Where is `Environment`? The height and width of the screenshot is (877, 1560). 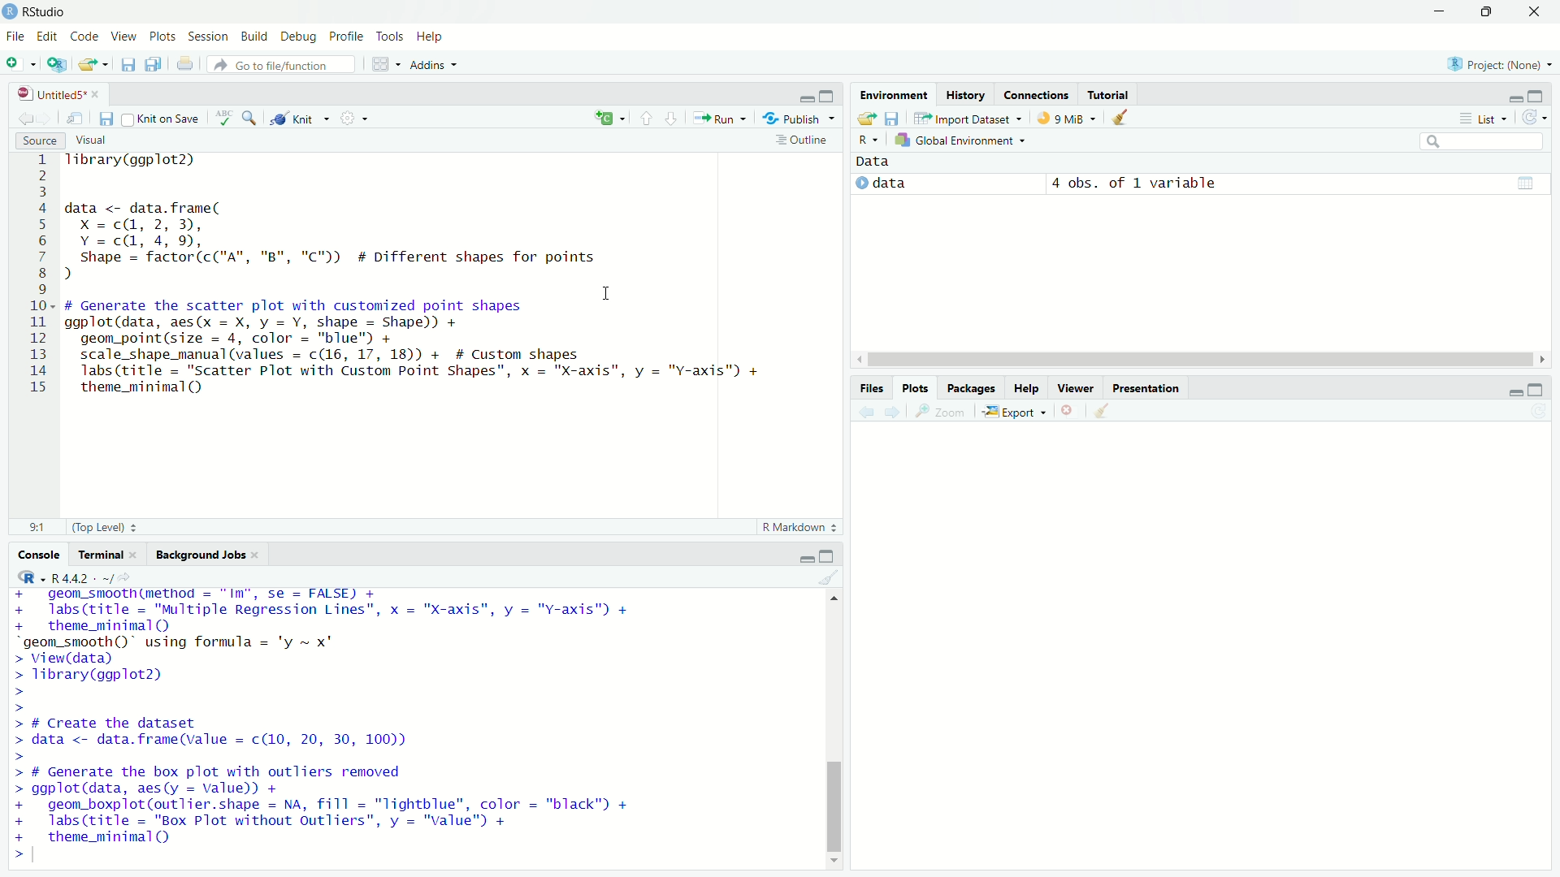
Environment is located at coordinates (894, 95).